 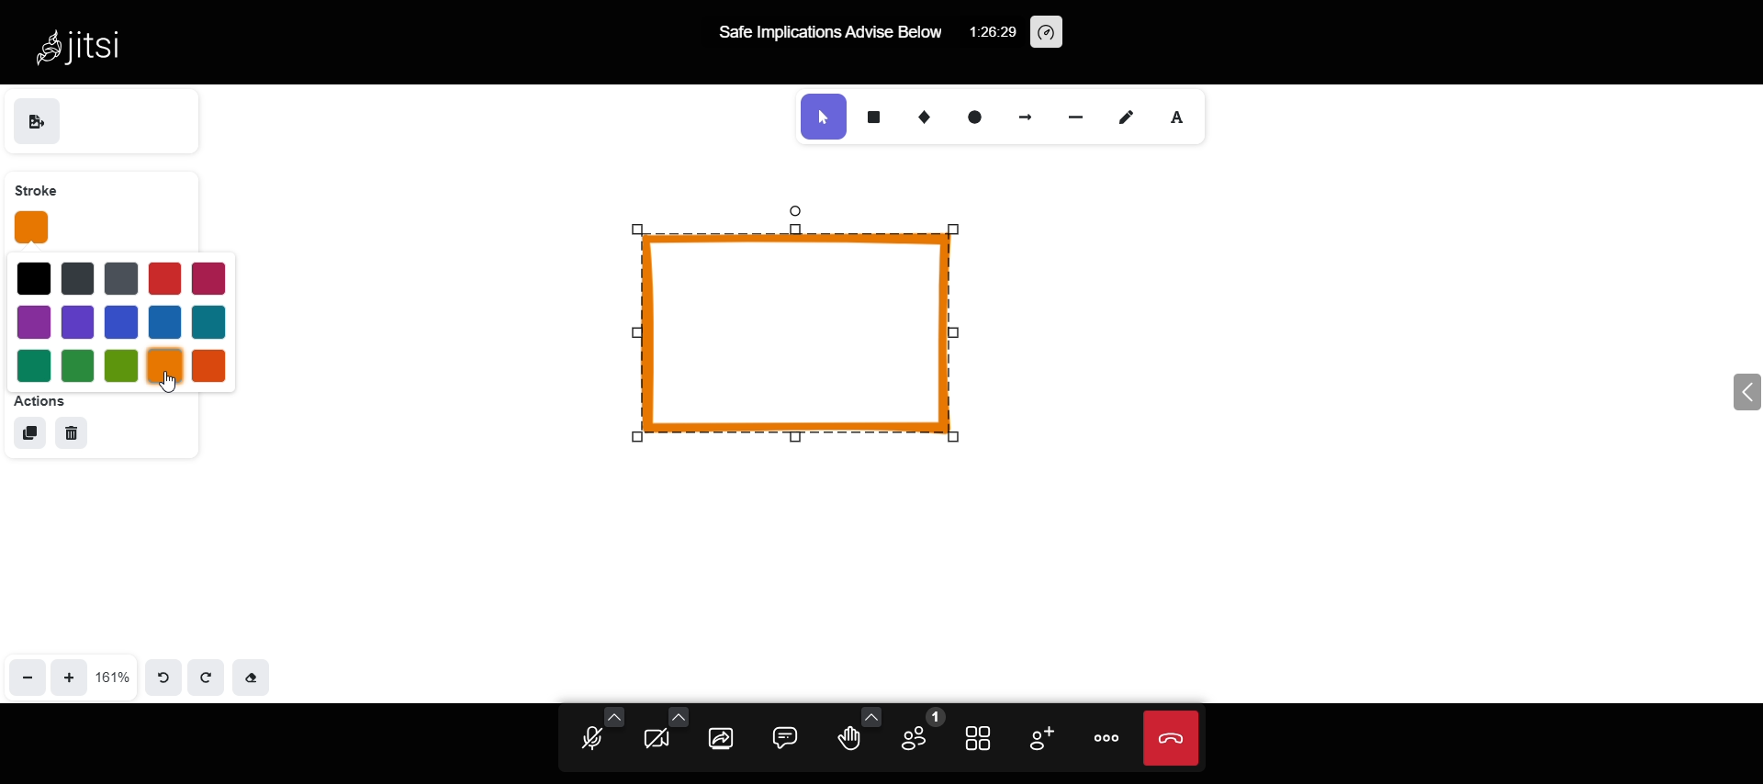 What do you see at coordinates (1106, 734) in the screenshot?
I see `more option` at bounding box center [1106, 734].